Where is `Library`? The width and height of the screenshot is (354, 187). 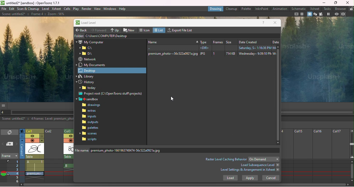
Library is located at coordinates (88, 76).